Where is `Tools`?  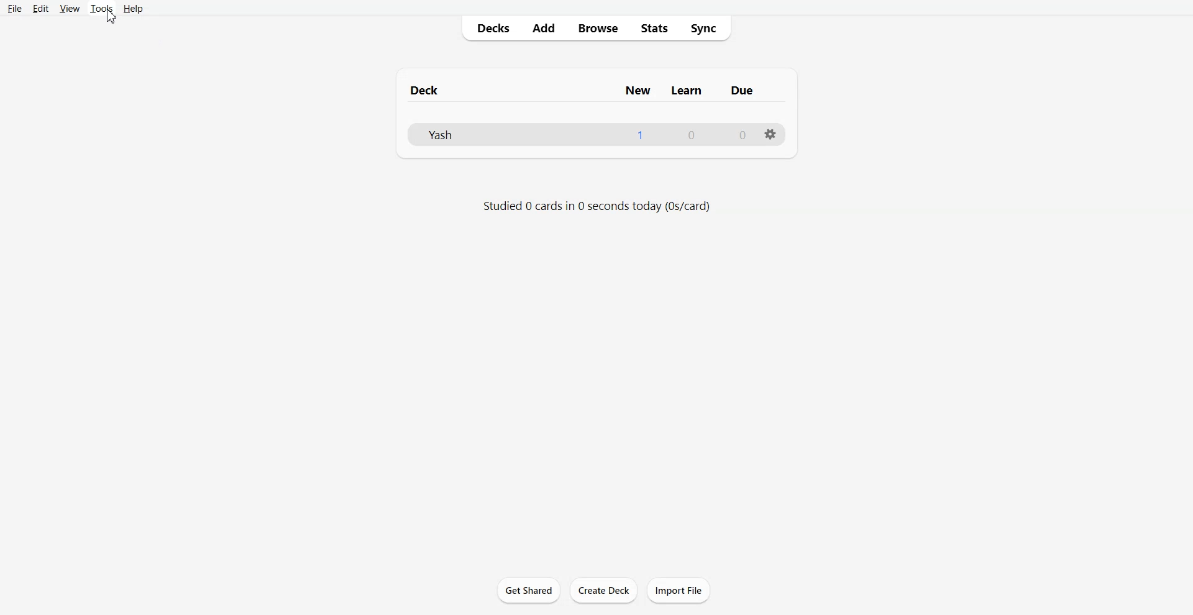
Tools is located at coordinates (102, 8).